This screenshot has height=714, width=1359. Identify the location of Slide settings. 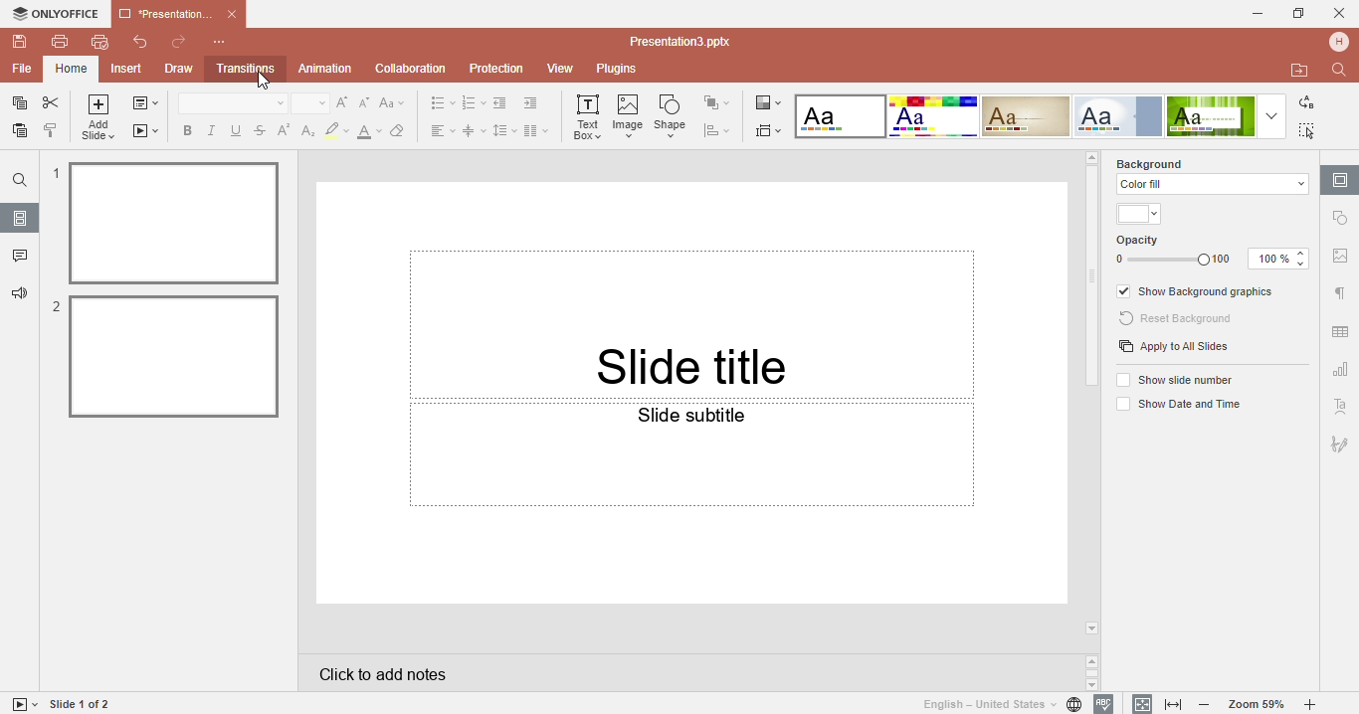
(1340, 179).